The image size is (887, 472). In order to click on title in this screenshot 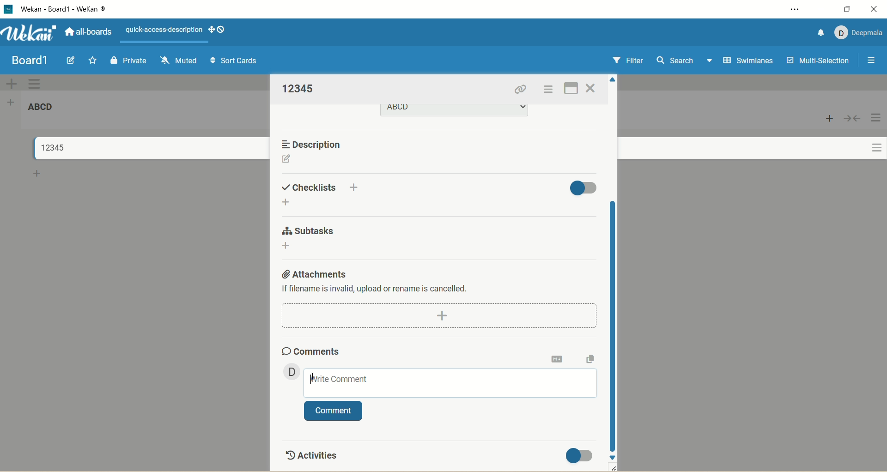, I will do `click(300, 88)`.